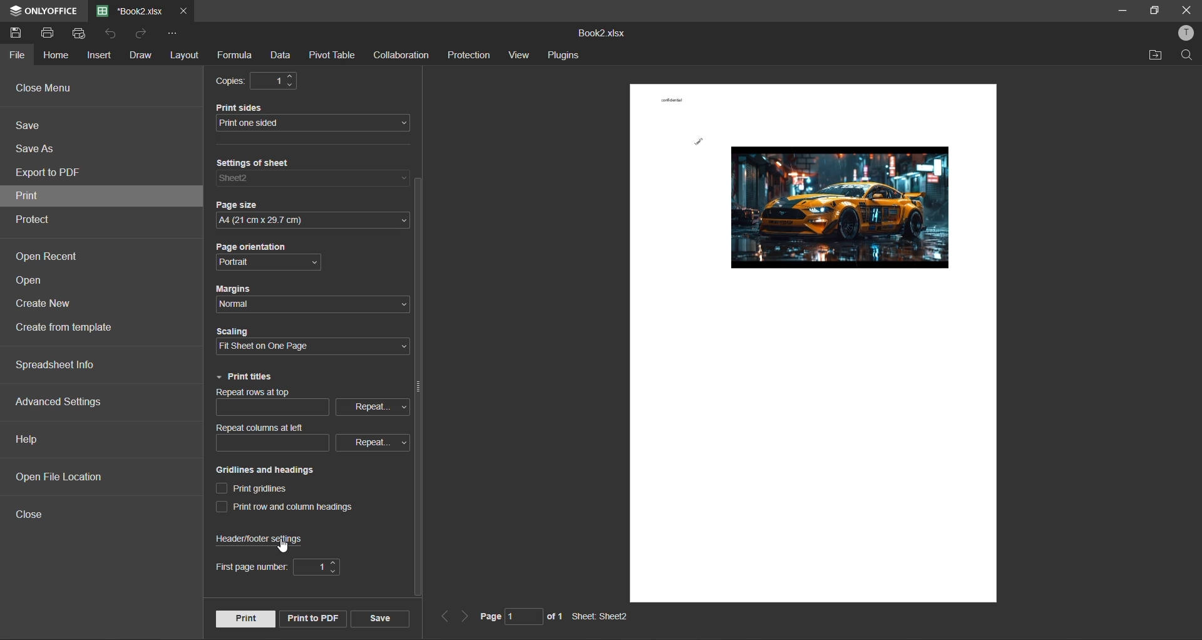  Describe the element at coordinates (284, 507) in the screenshot. I see `print row and  column heading` at that location.